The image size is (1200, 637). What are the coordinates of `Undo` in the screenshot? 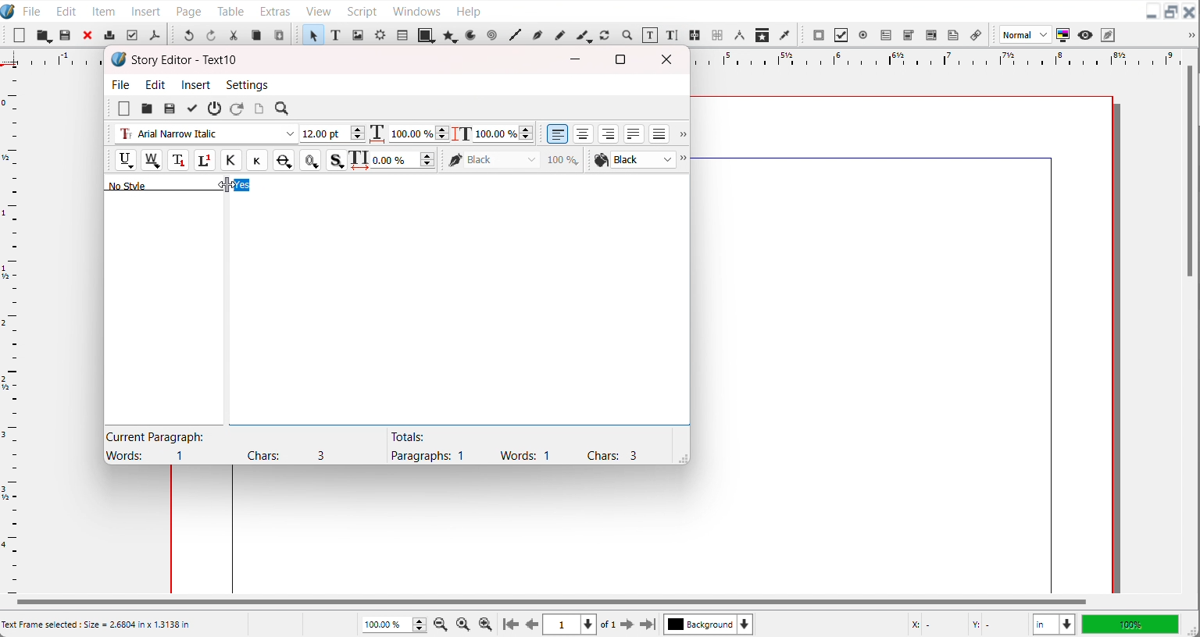 It's located at (188, 34).